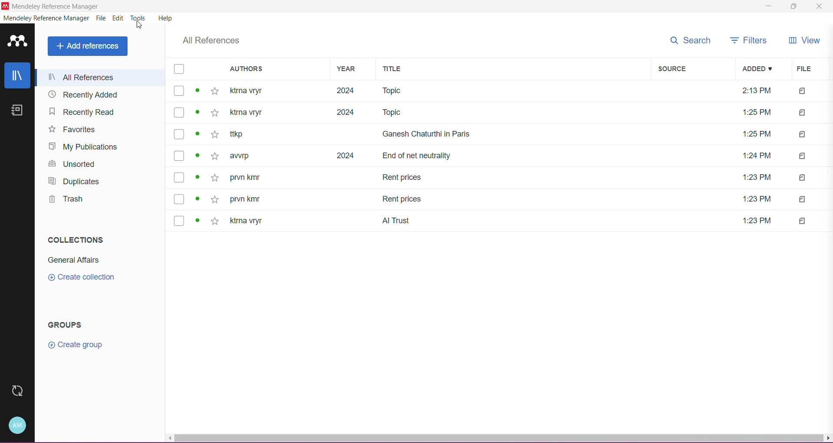 The image size is (833, 443). What do you see at coordinates (803, 156) in the screenshot?
I see `file` at bounding box center [803, 156].